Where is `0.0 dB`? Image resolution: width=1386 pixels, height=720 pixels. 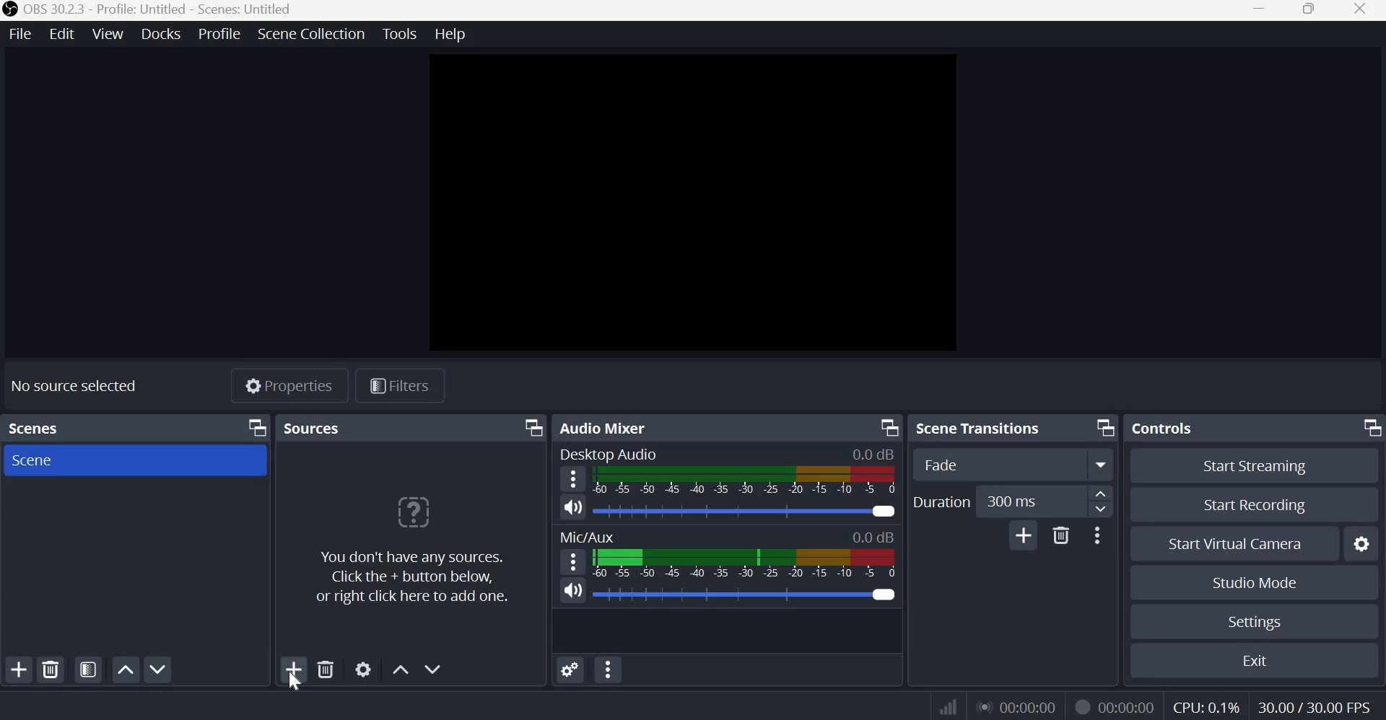
0.0 dB is located at coordinates (873, 455).